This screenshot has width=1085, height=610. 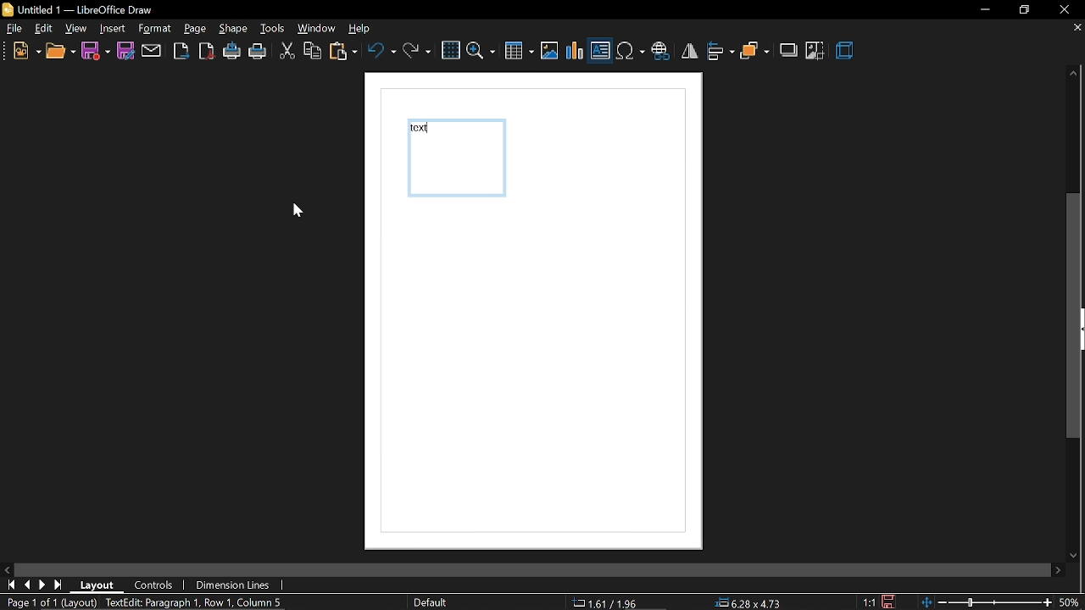 What do you see at coordinates (313, 53) in the screenshot?
I see `copy` at bounding box center [313, 53].